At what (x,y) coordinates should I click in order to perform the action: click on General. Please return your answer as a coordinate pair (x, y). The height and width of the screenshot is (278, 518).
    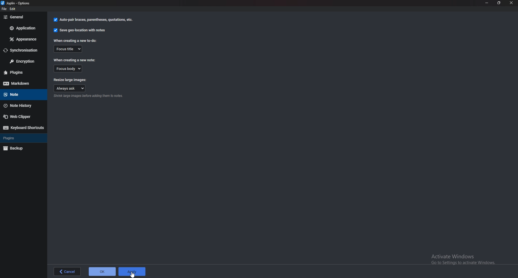
    Looking at the image, I should click on (21, 17).